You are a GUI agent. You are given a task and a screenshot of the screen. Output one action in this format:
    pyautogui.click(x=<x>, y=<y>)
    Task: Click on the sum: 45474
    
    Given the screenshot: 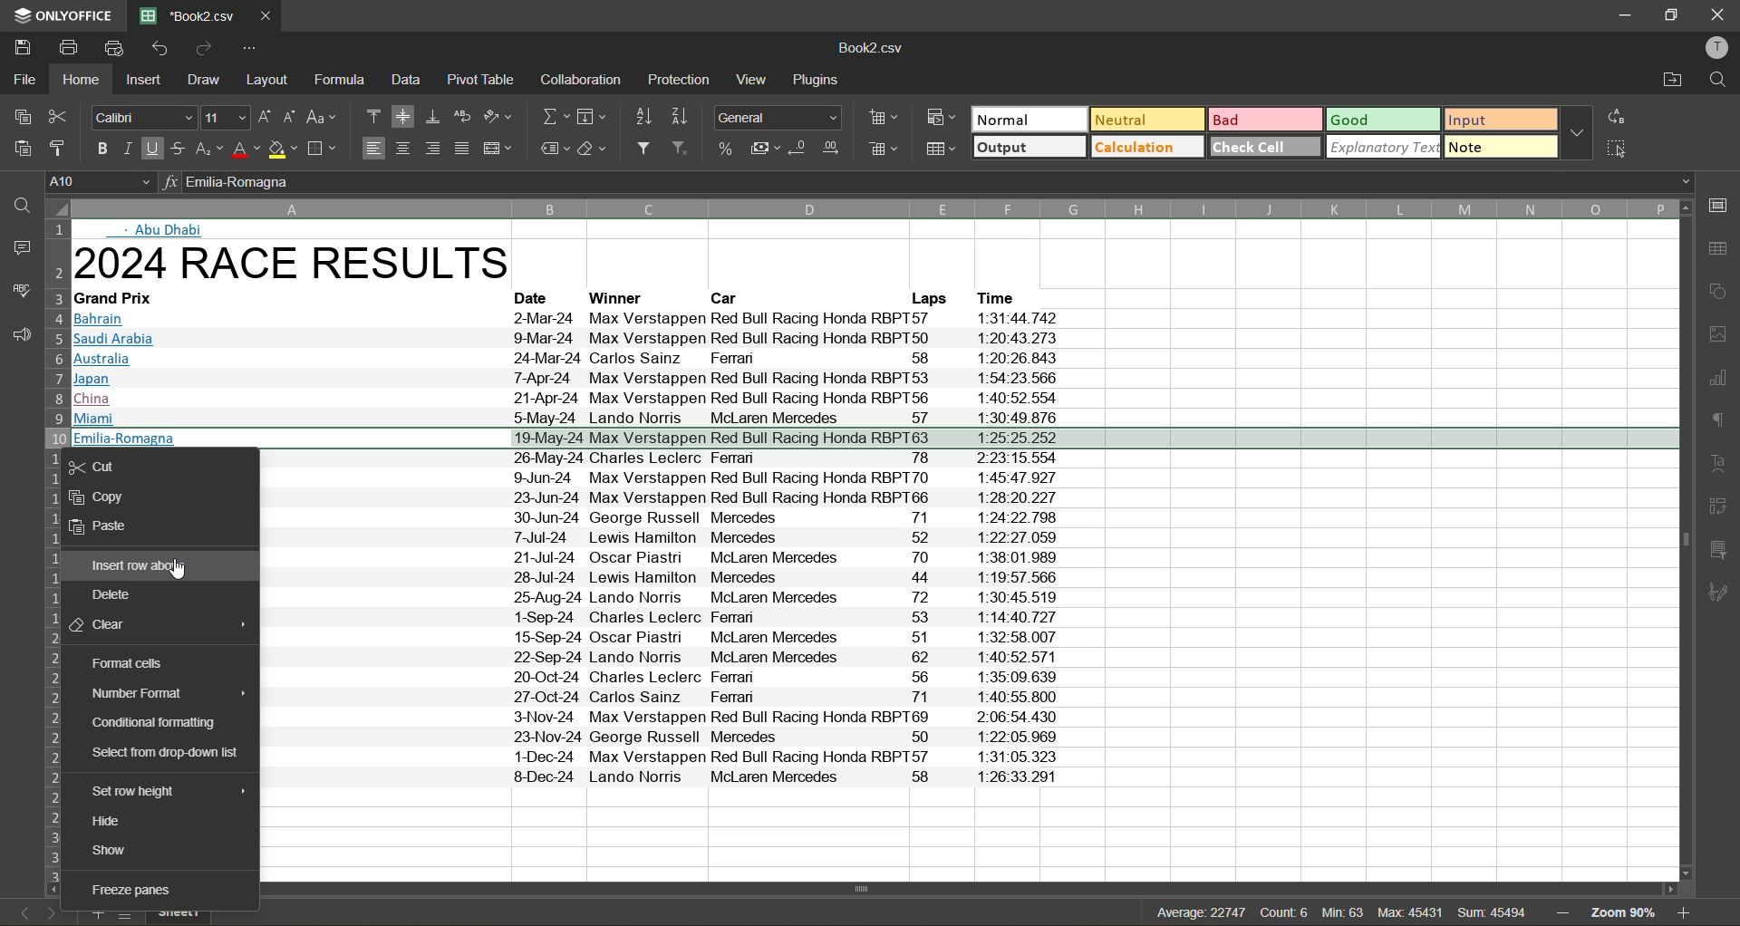 What is the action you would take?
    pyautogui.click(x=1495, y=913)
    